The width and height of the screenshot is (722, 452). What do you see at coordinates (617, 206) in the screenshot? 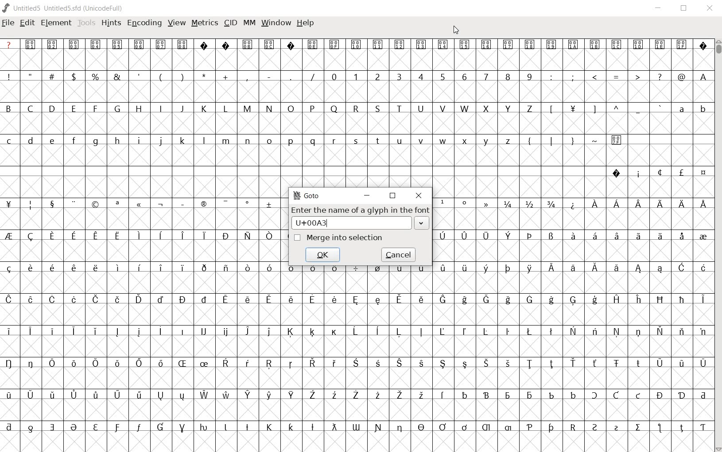
I see `Symbol` at bounding box center [617, 206].